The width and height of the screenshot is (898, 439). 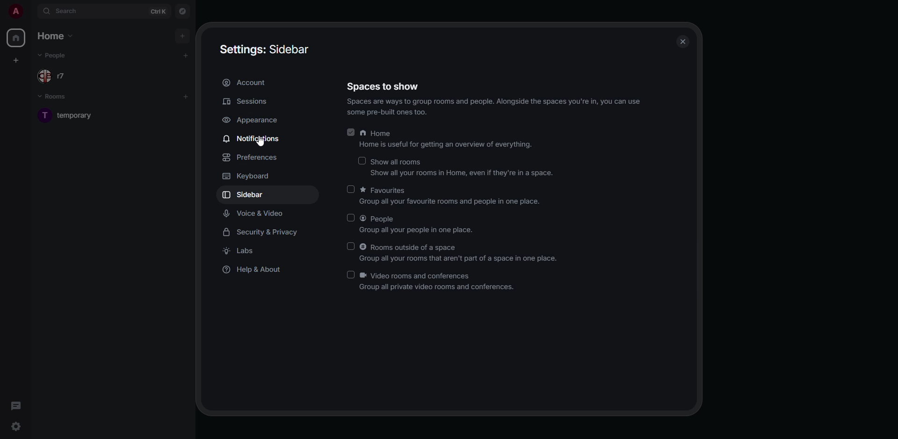 What do you see at coordinates (54, 55) in the screenshot?
I see `people` at bounding box center [54, 55].